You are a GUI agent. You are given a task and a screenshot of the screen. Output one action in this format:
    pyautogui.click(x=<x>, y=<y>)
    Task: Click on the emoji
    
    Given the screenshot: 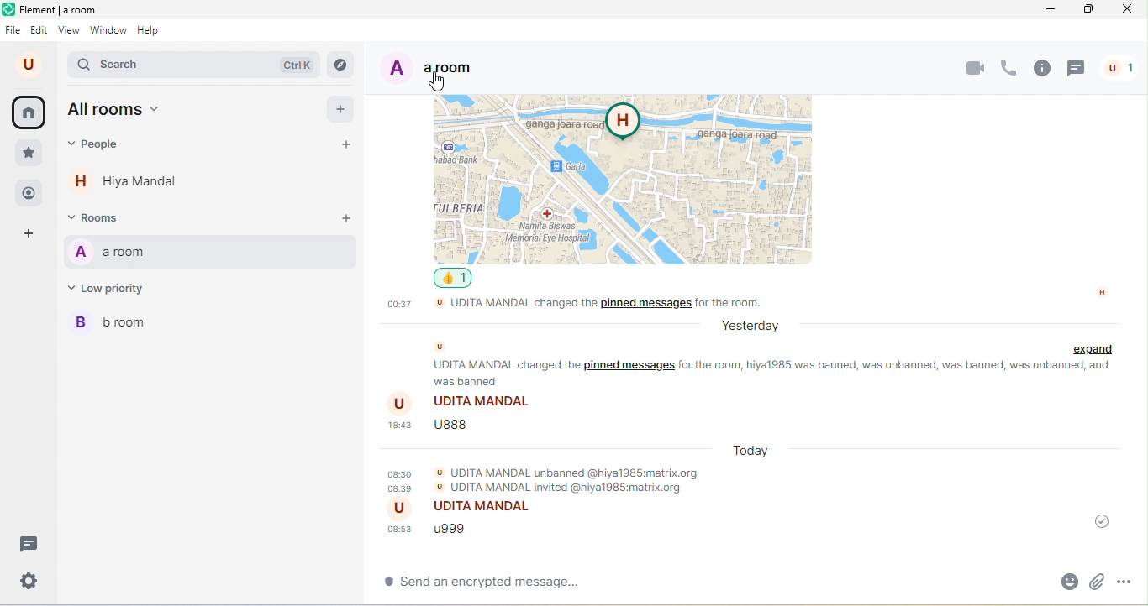 What is the action you would take?
    pyautogui.click(x=1070, y=583)
    